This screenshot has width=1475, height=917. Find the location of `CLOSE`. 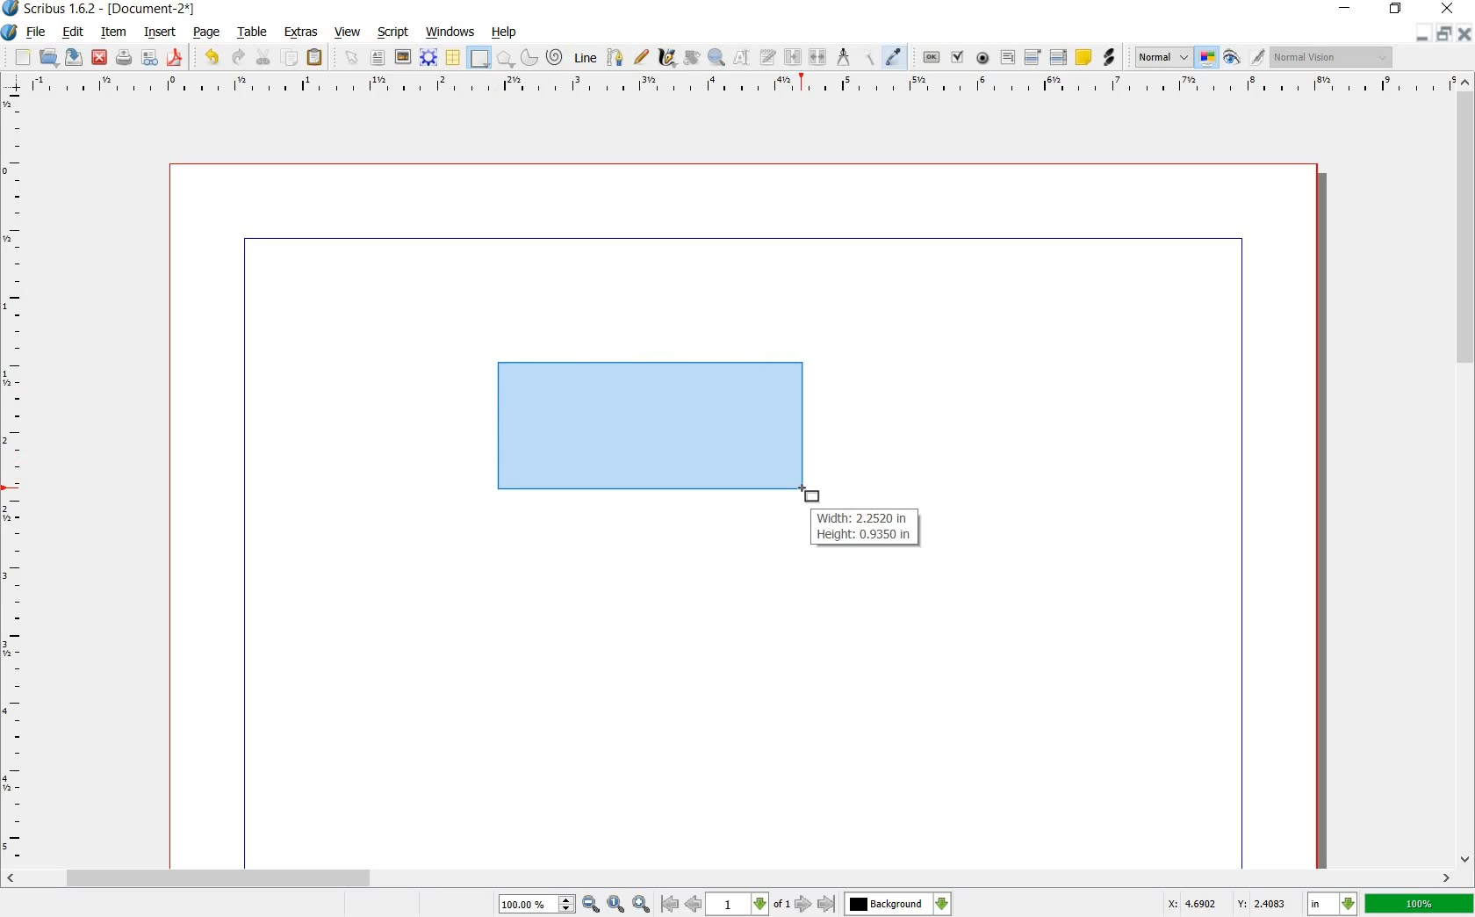

CLOSE is located at coordinates (99, 57).